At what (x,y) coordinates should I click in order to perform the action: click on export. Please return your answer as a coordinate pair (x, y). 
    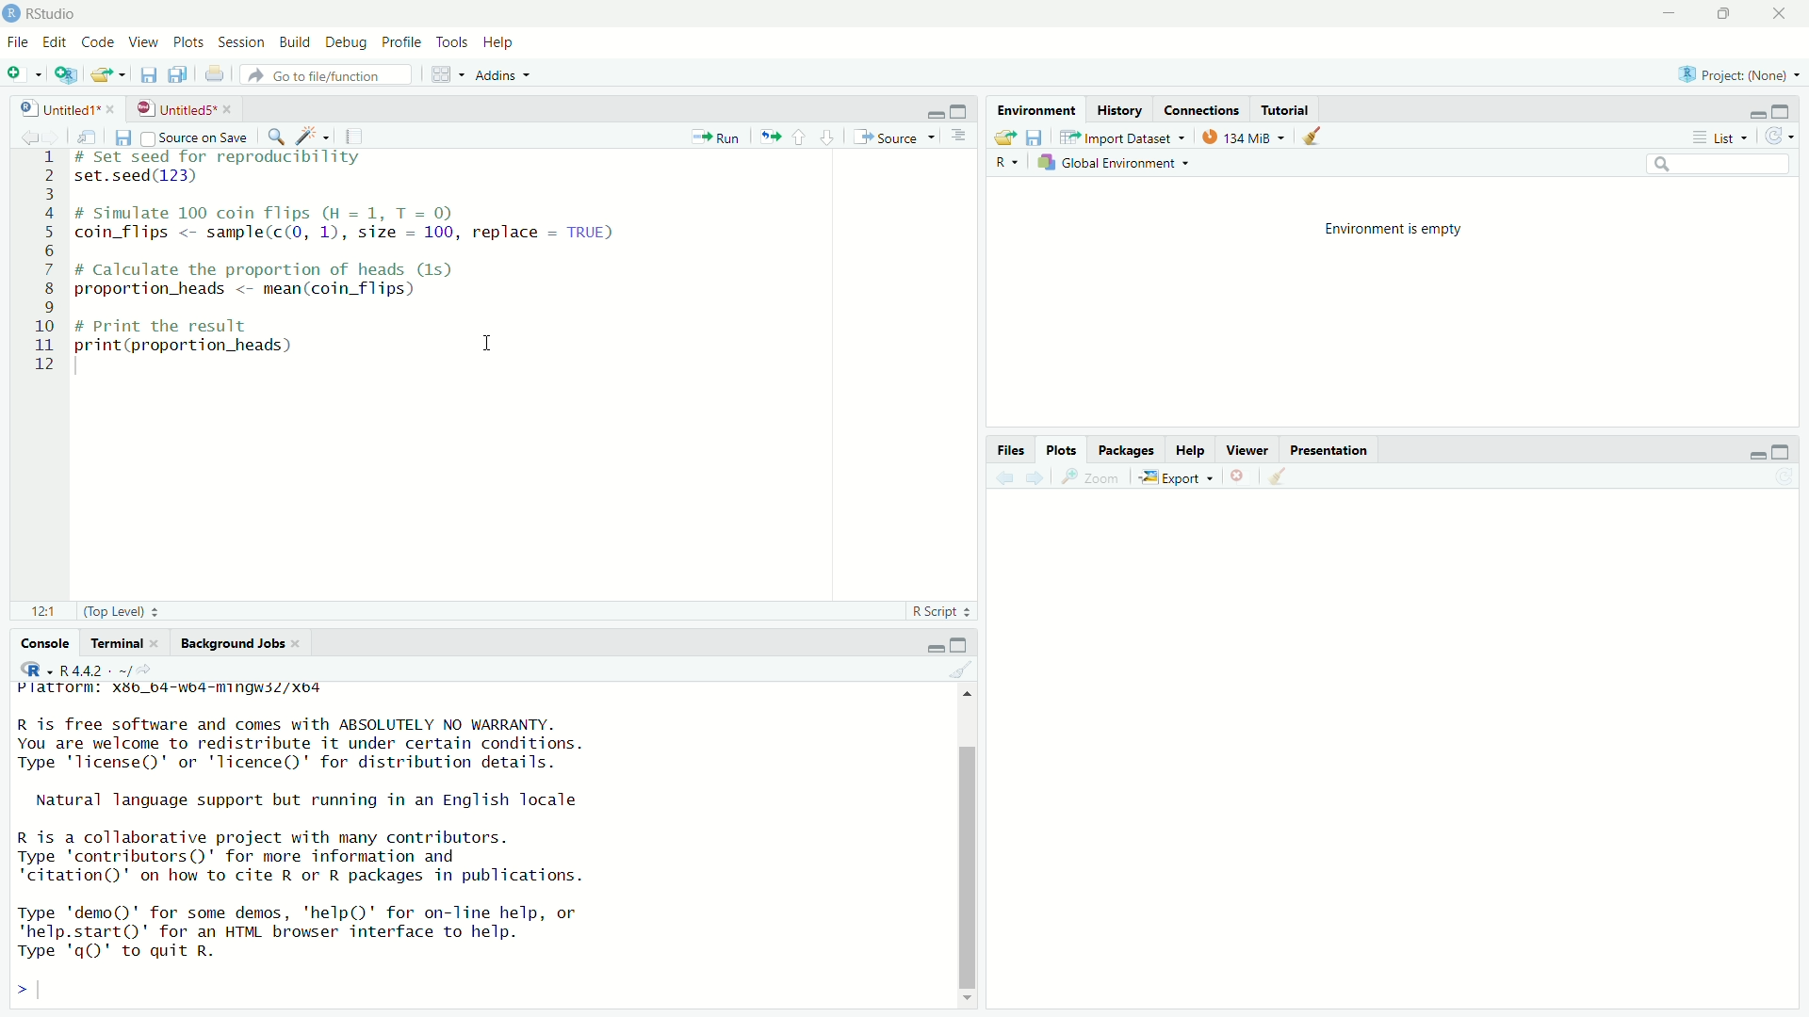
    Looking at the image, I should click on (1181, 476).